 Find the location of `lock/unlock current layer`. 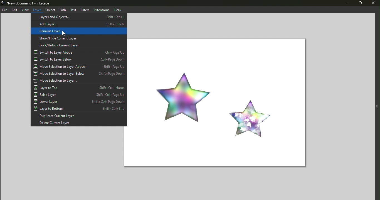

lock/unlock current layer is located at coordinates (78, 45).